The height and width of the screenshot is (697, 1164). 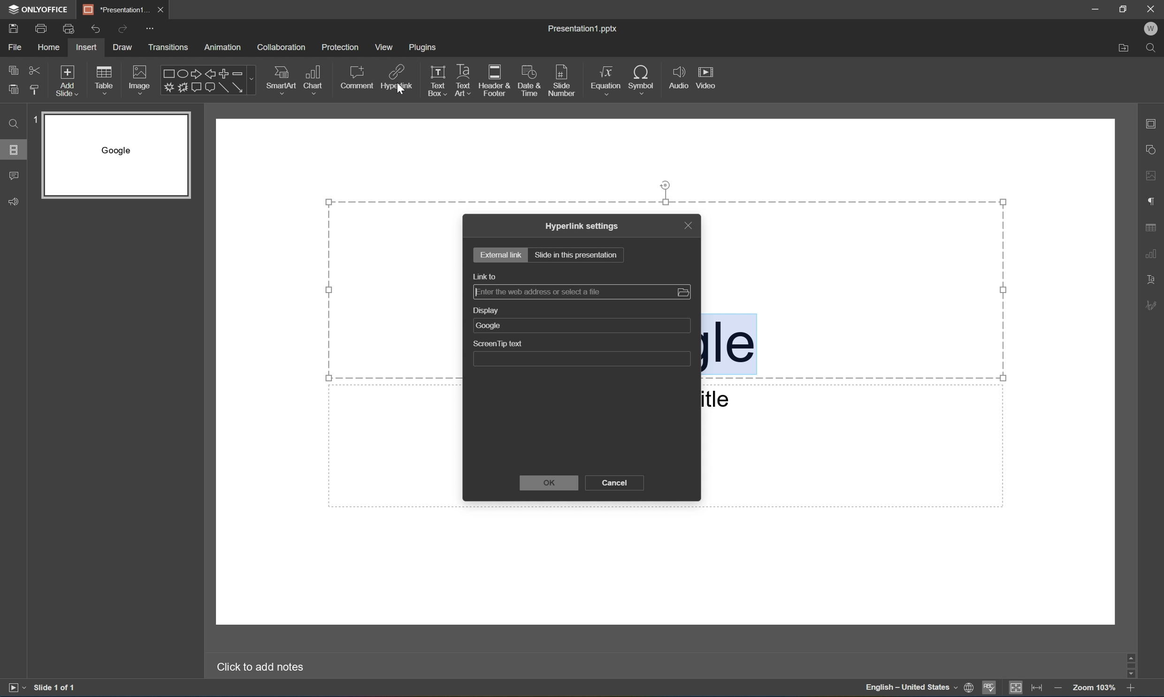 What do you see at coordinates (168, 47) in the screenshot?
I see `Transitions` at bounding box center [168, 47].